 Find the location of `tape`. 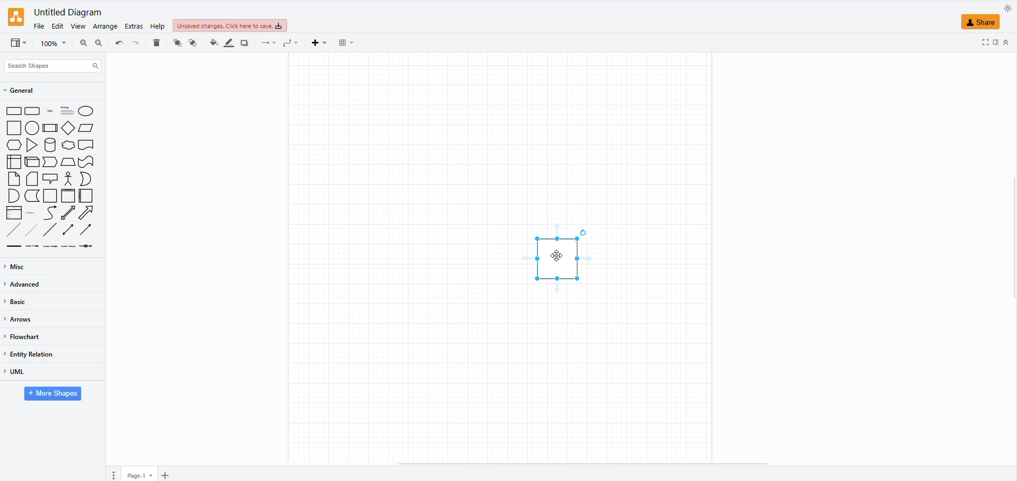

tape is located at coordinates (87, 162).